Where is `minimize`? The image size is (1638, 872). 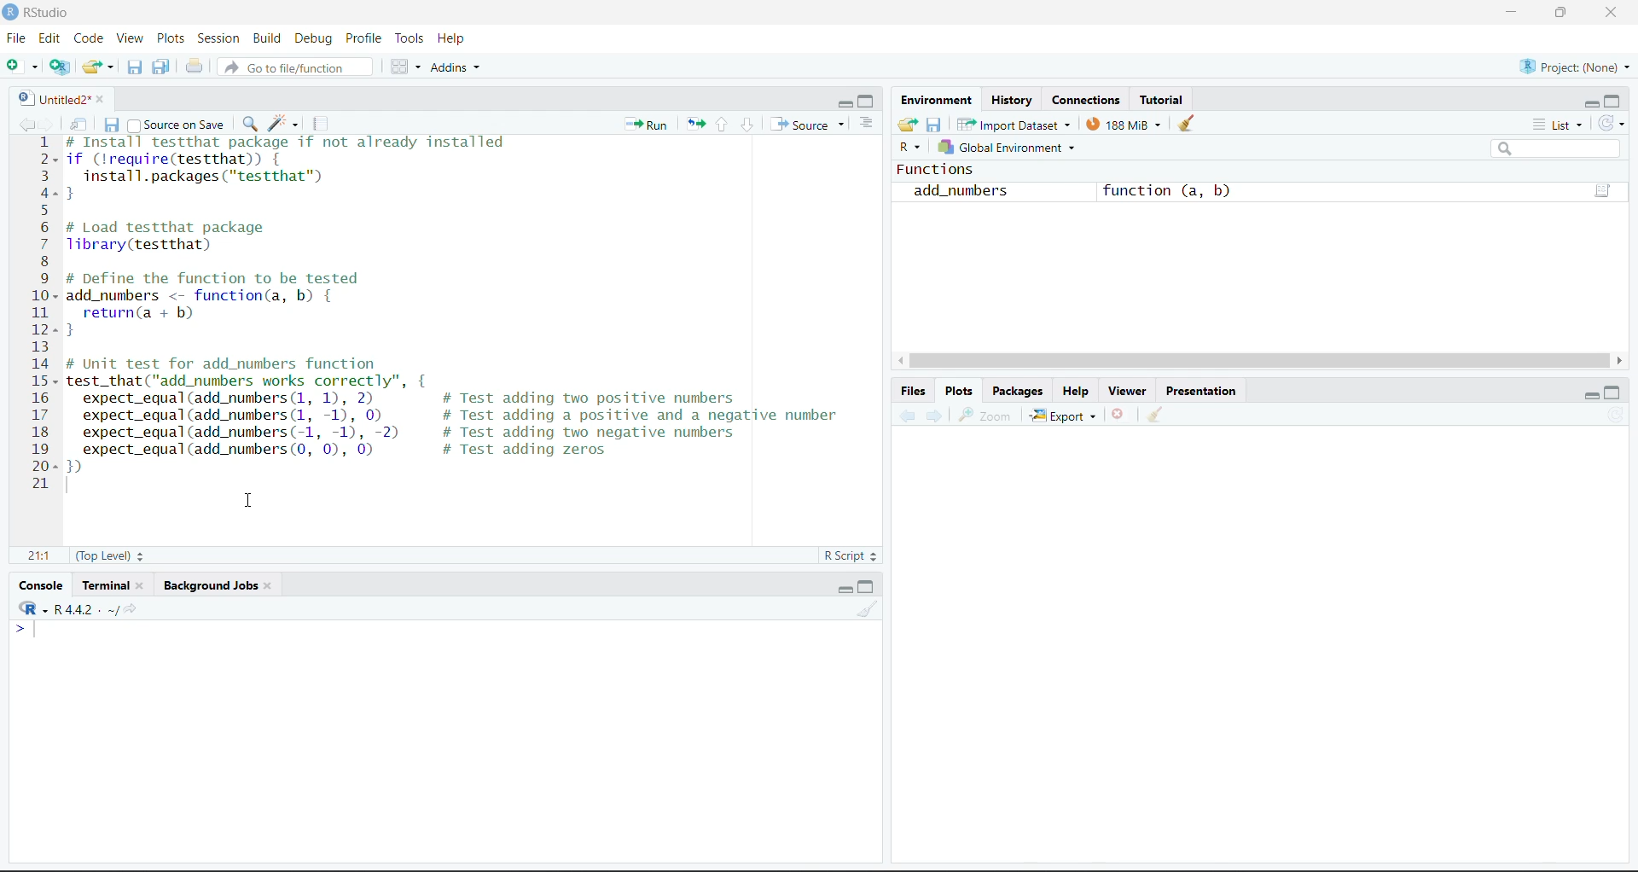
minimize is located at coordinates (1513, 10).